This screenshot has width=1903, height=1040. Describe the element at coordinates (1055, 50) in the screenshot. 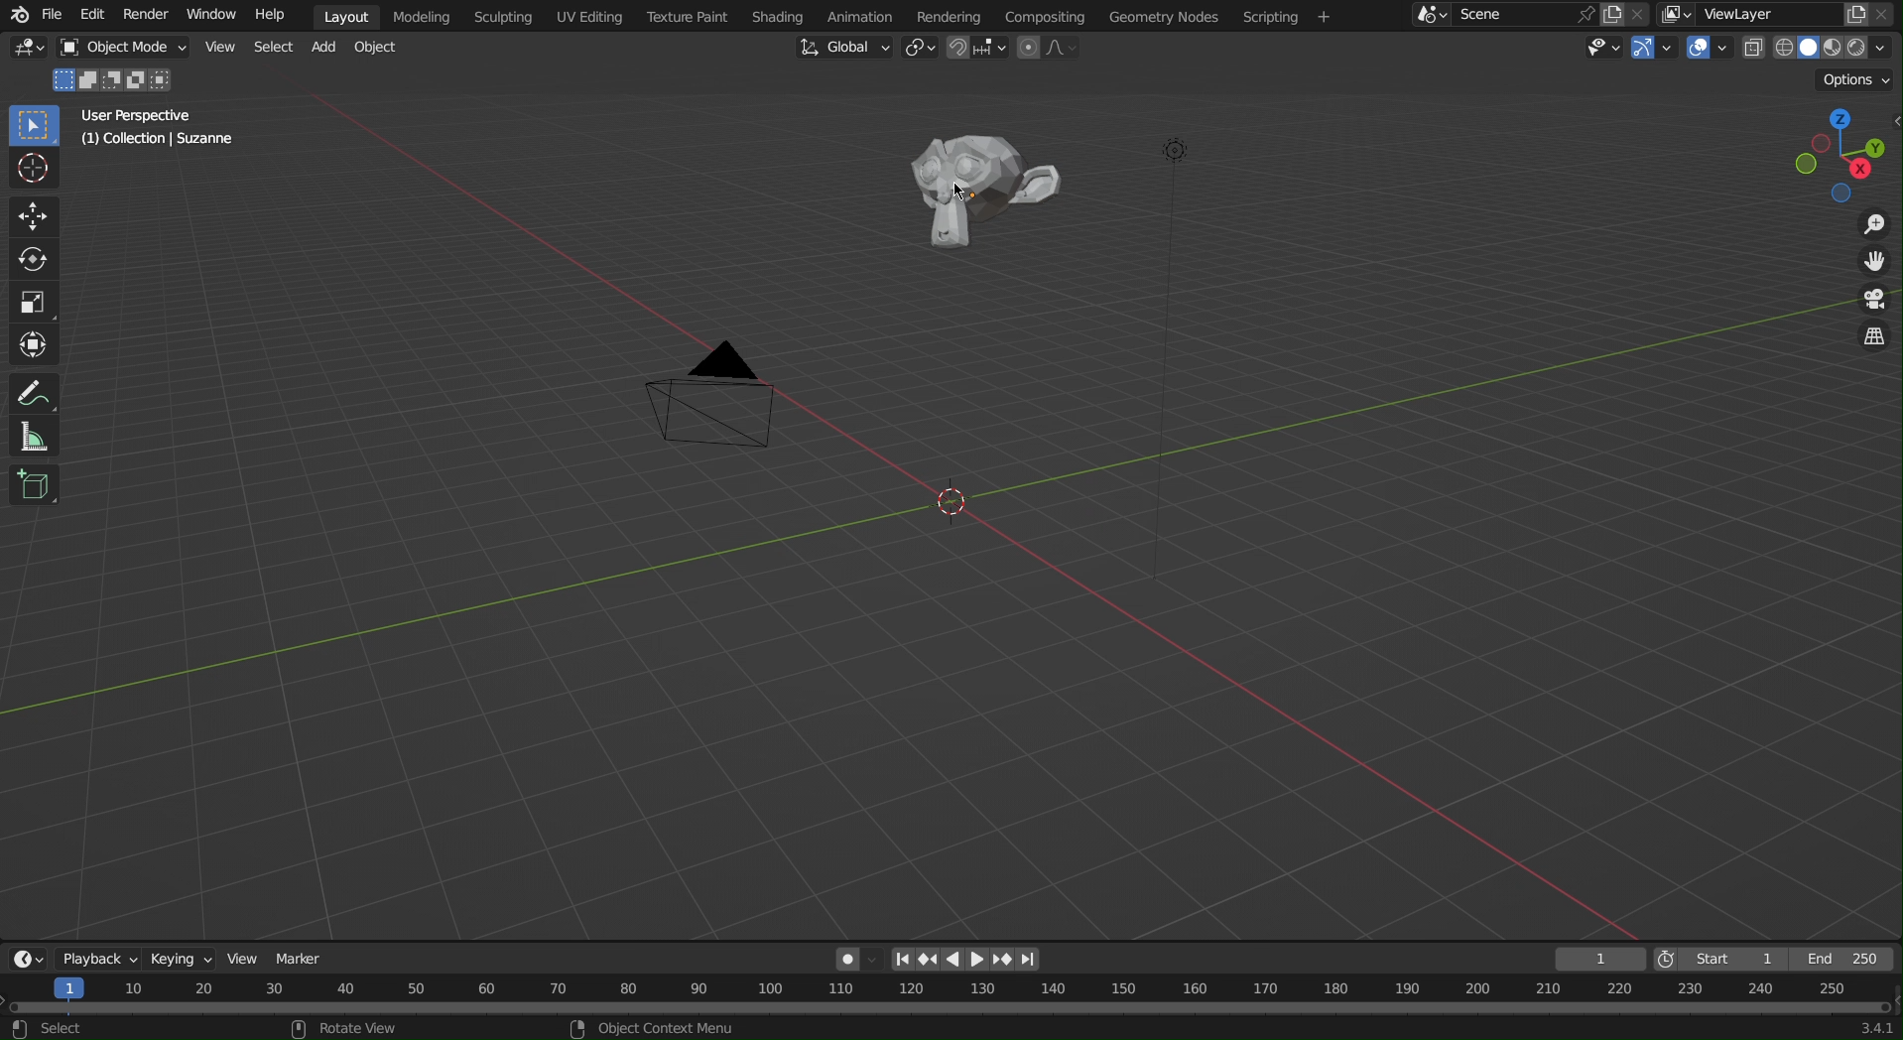

I see `Proportional Editing` at that location.